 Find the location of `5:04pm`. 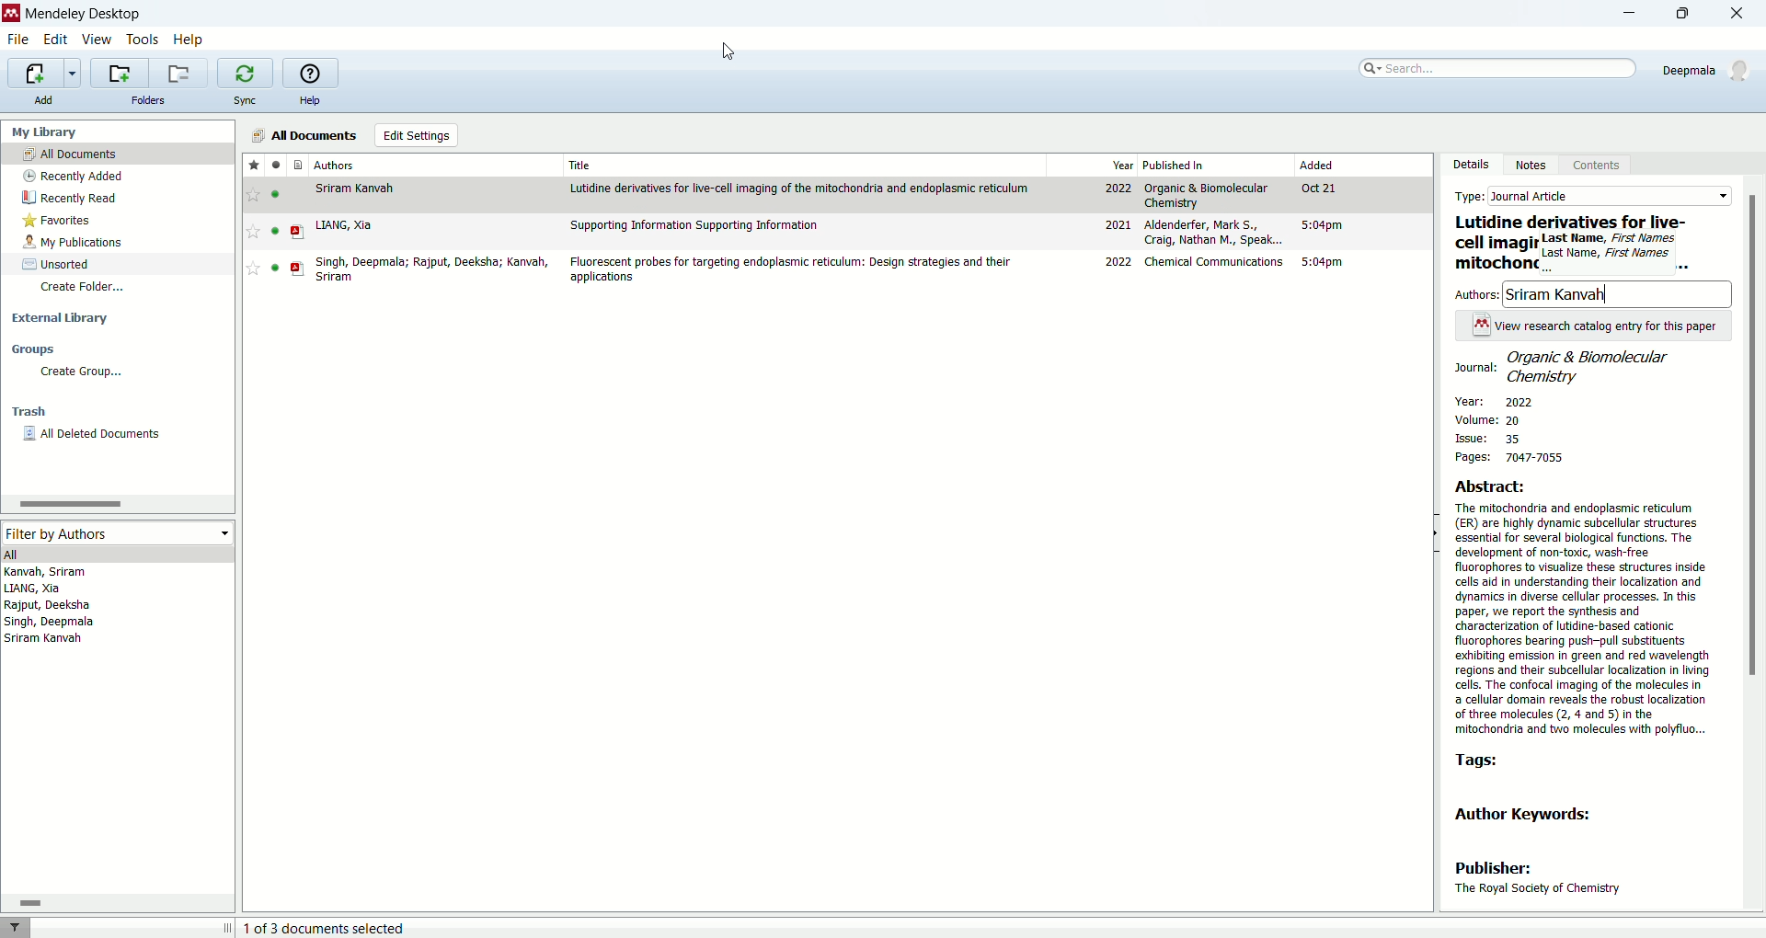

5:04pm is located at coordinates (1325, 227).